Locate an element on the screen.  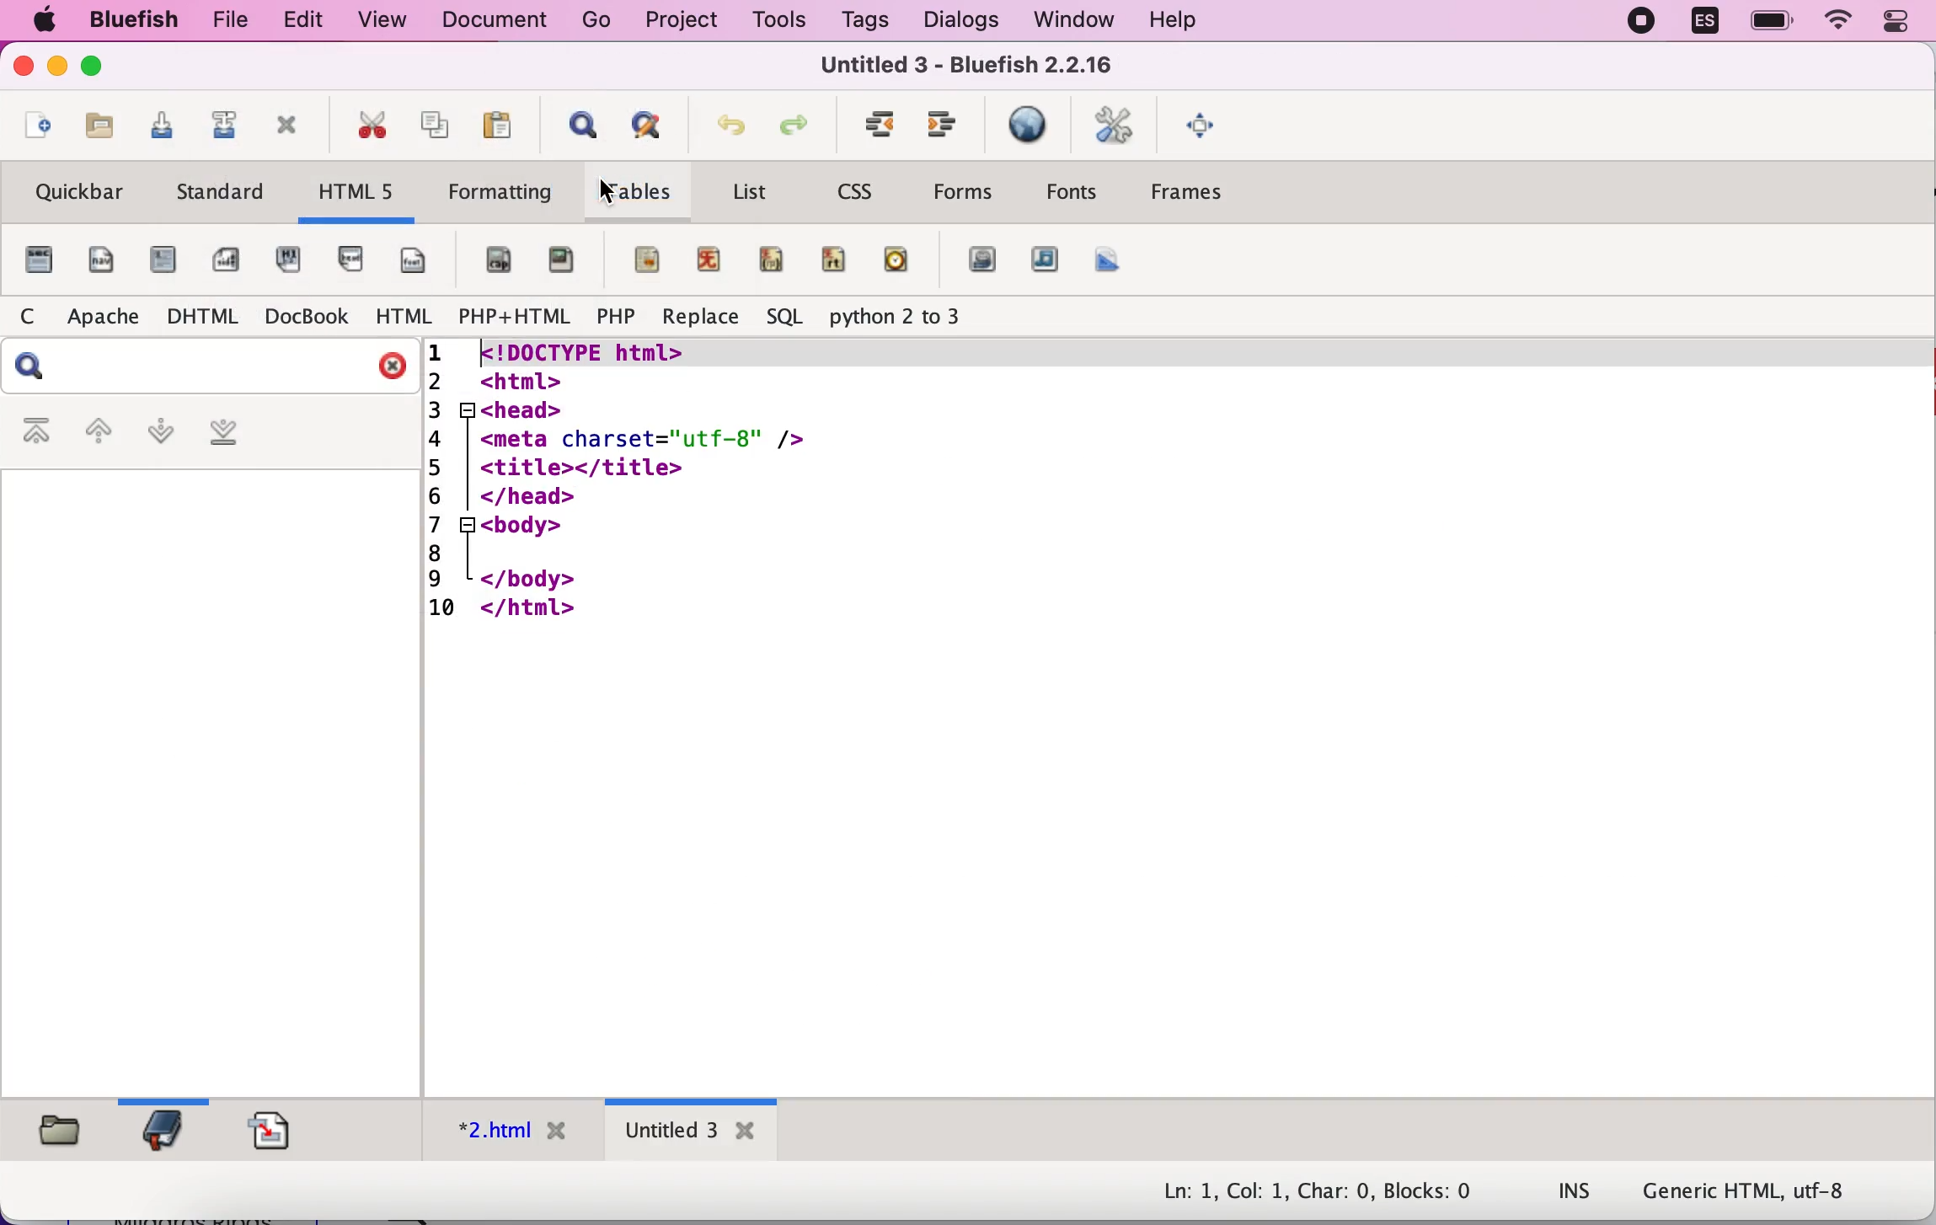
copy is located at coordinates (430, 124).